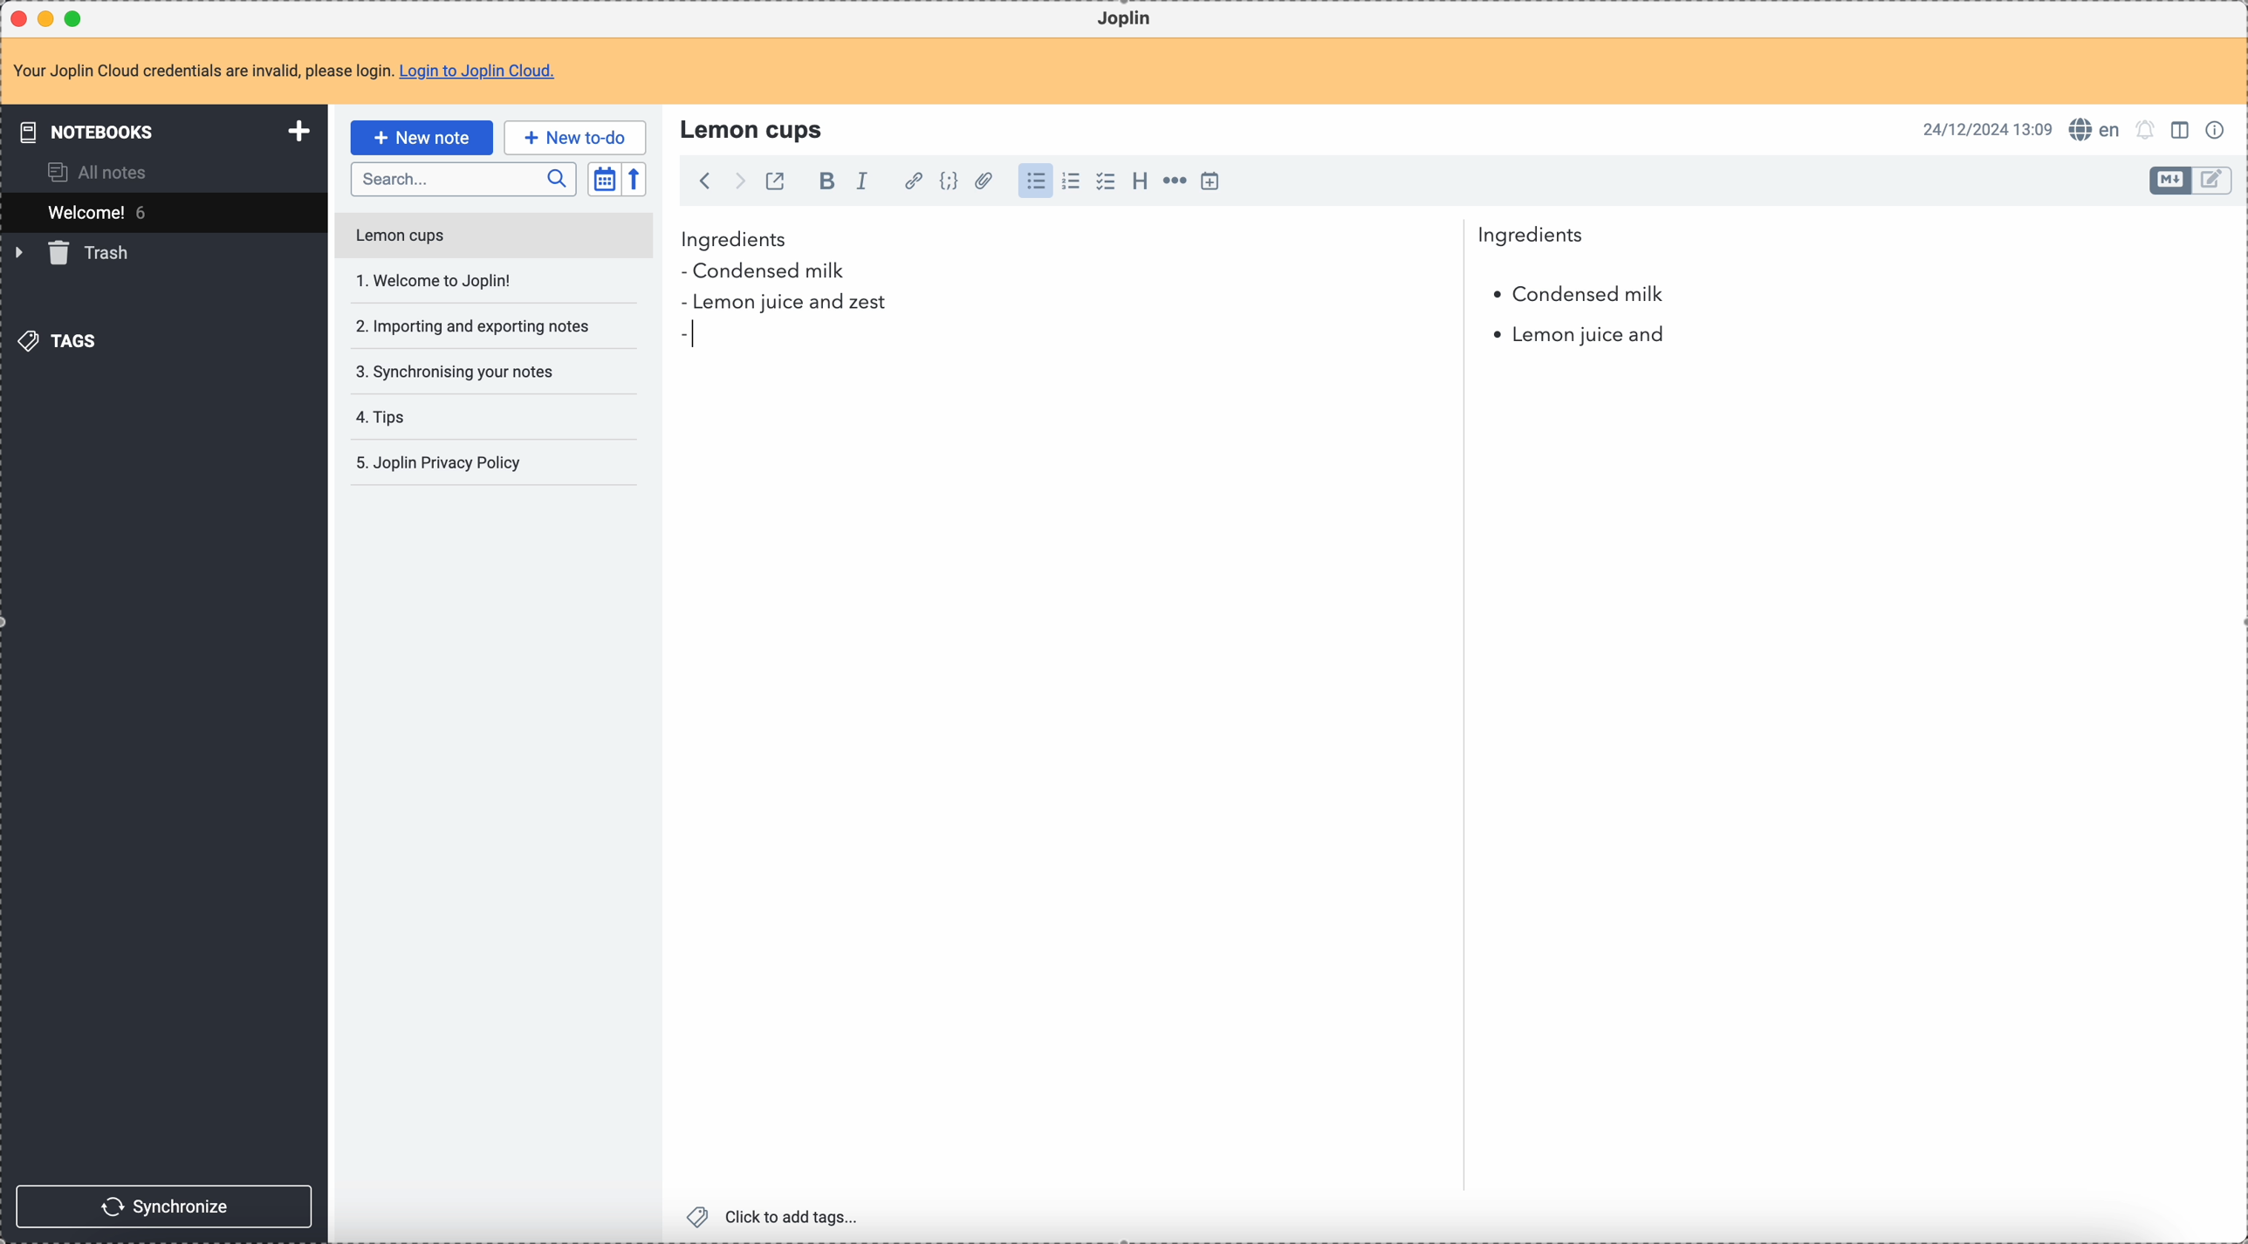 The width and height of the screenshot is (2248, 1244). I want to click on reverse sort order, so click(637, 180).